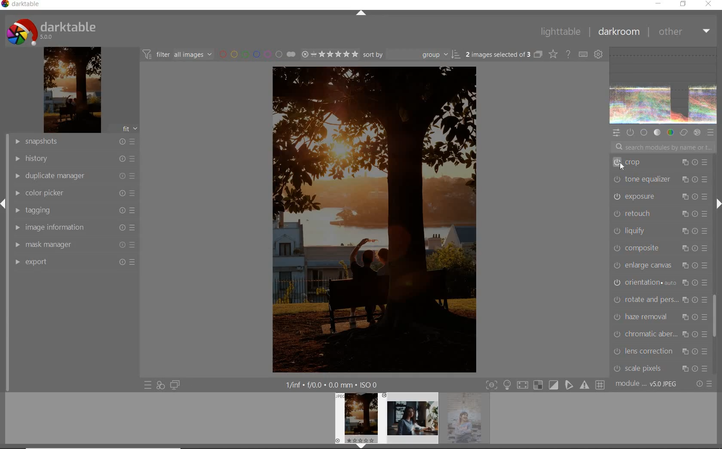 The width and height of the screenshot is (722, 449). What do you see at coordinates (553, 54) in the screenshot?
I see `change type of overlay` at bounding box center [553, 54].